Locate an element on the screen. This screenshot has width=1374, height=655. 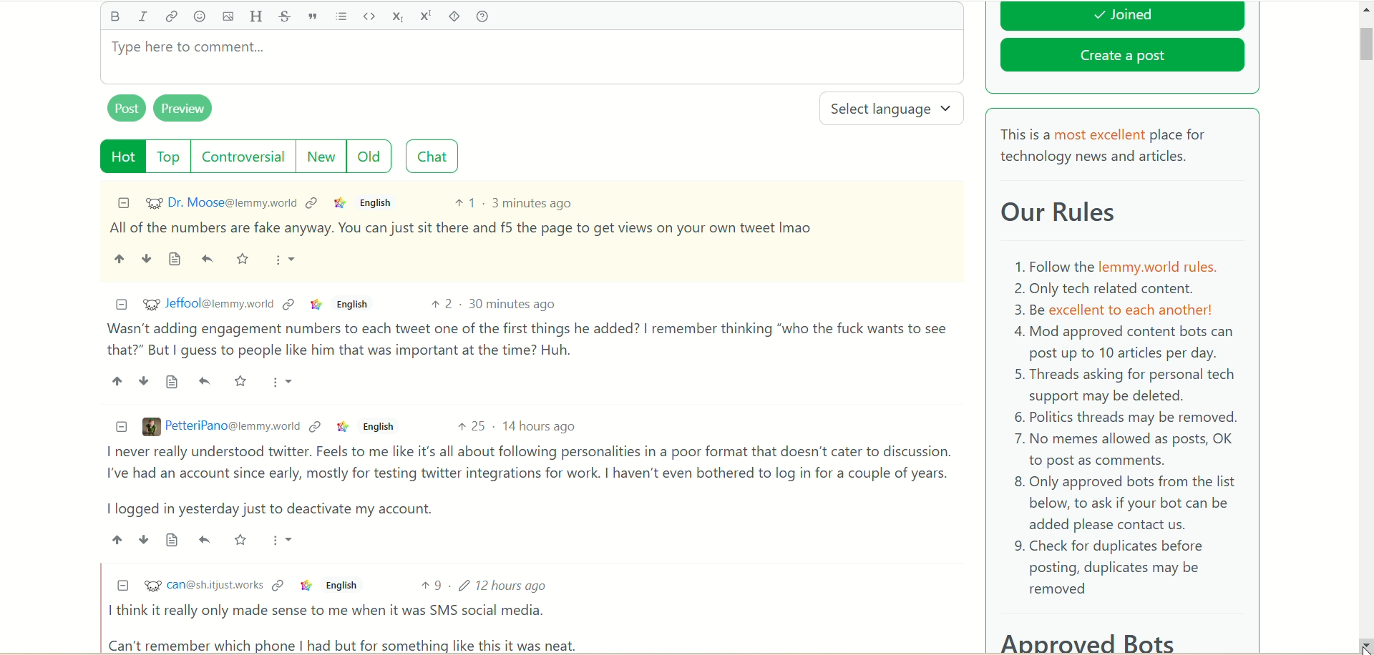
Downvote is located at coordinates (144, 540).